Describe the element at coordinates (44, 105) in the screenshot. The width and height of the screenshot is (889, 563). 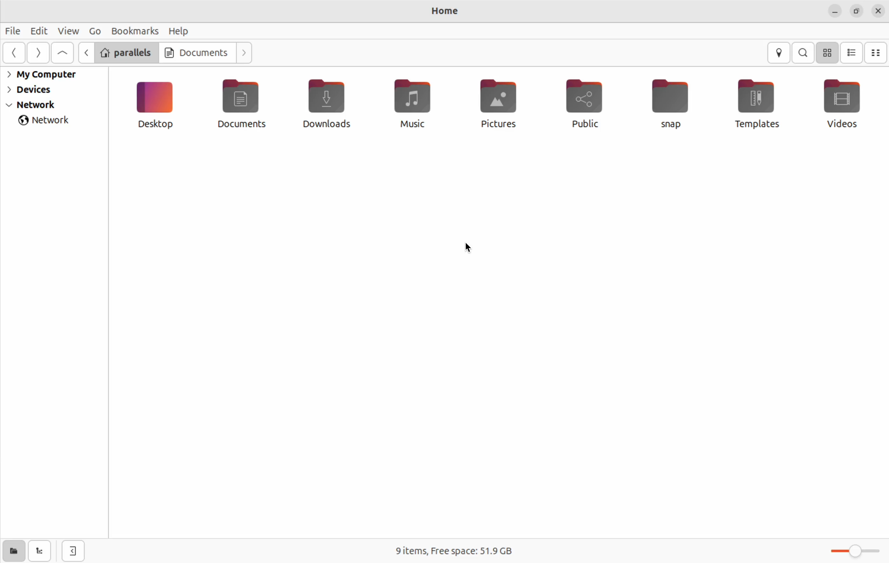
I see `network` at that location.